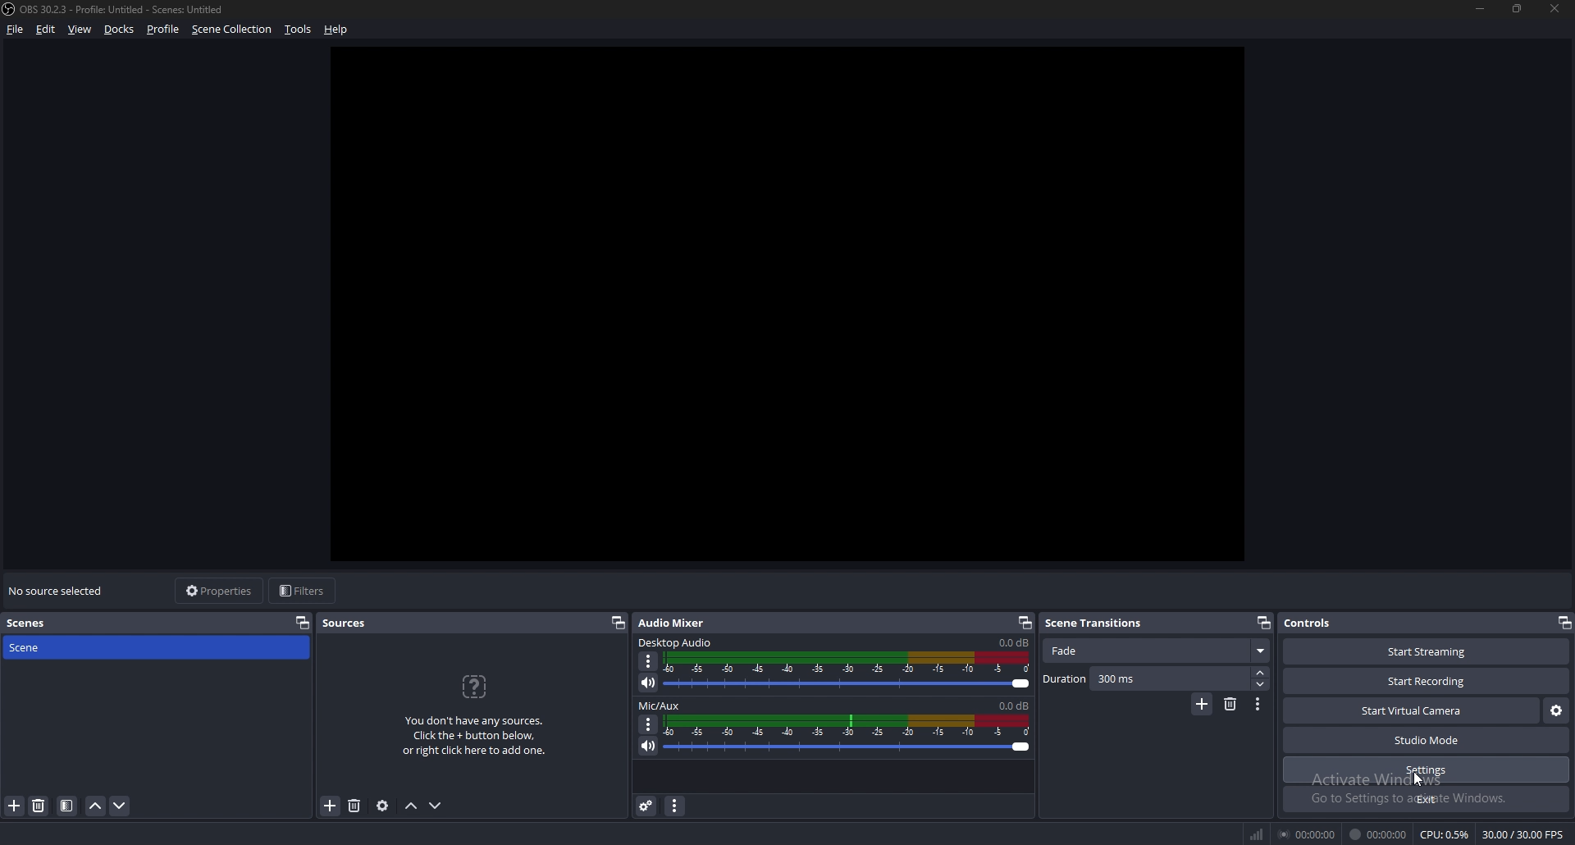  I want to click on cursor, so click(1417, 778).